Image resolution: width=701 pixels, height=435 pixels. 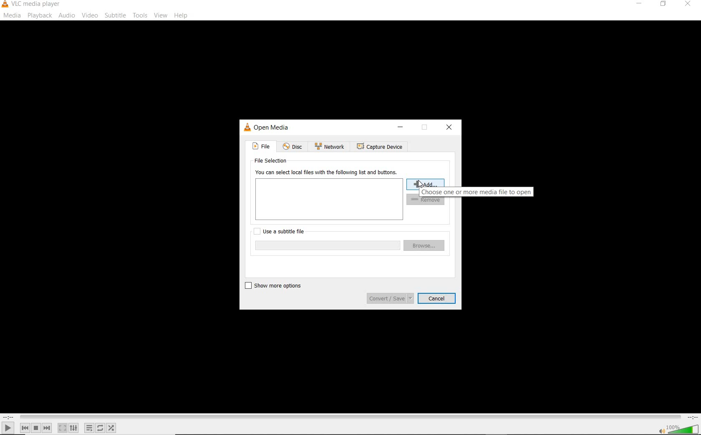 I want to click on remaining time, so click(x=692, y=417).